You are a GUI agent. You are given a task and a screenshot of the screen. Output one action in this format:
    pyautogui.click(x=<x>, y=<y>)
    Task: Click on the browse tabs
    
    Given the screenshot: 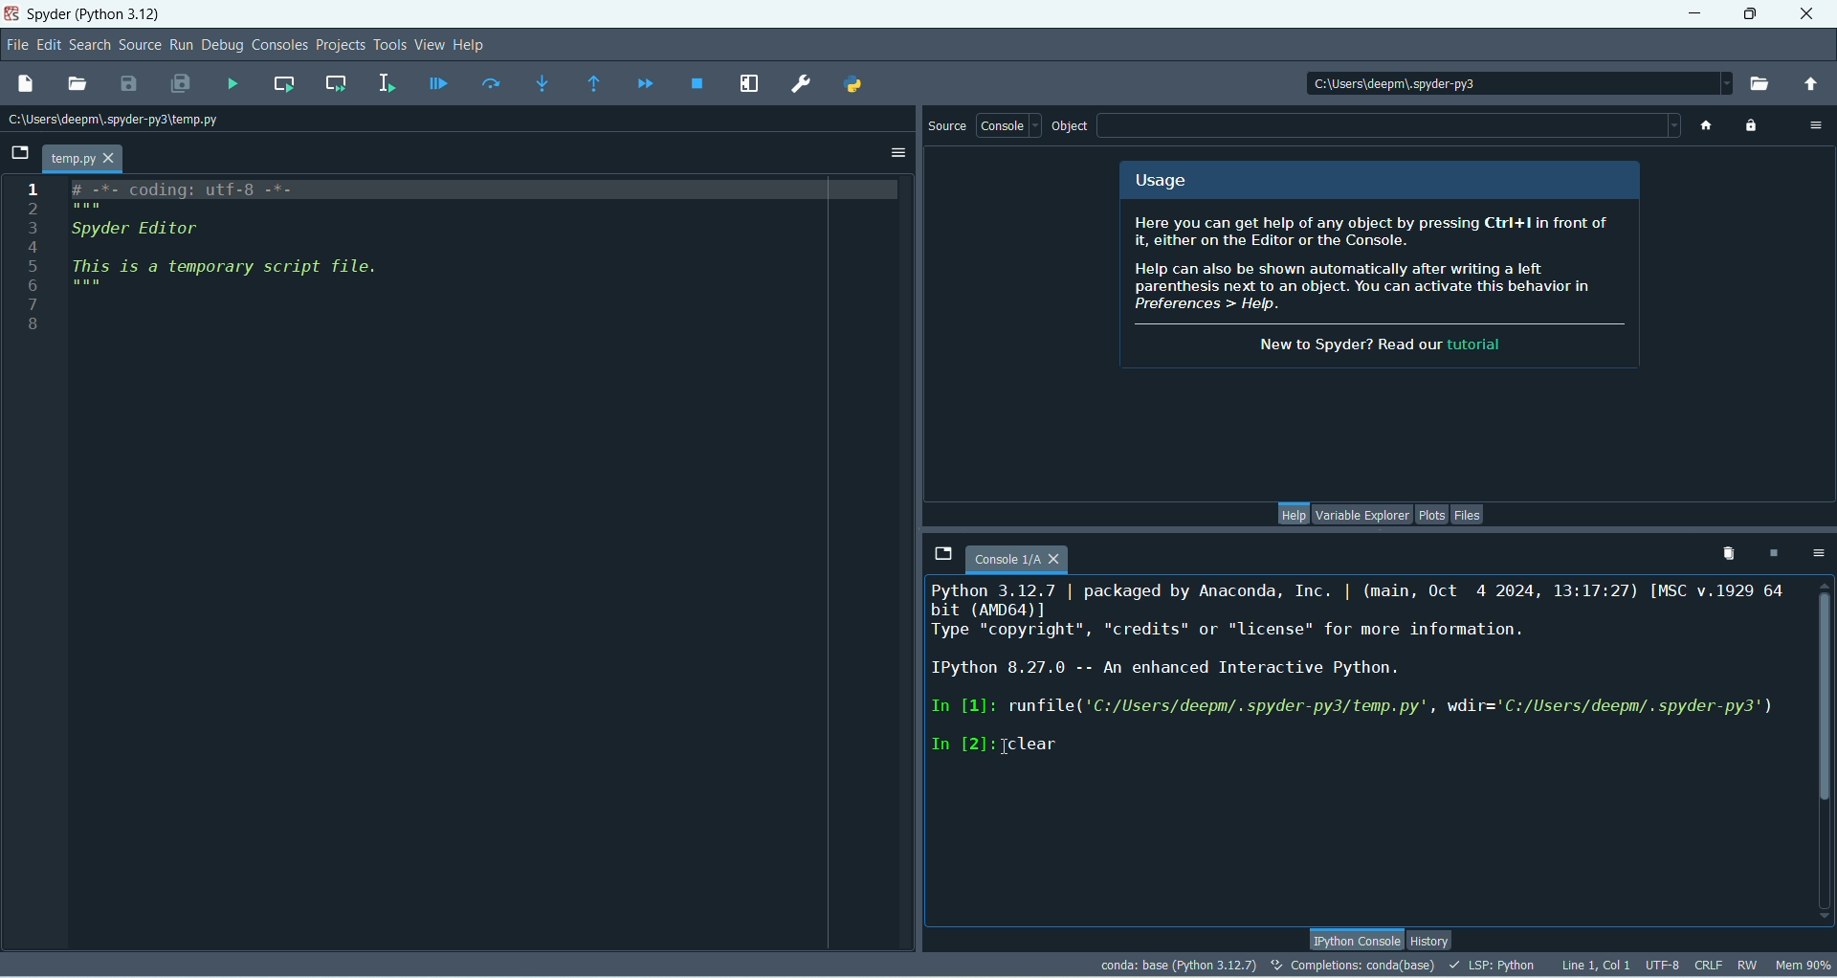 What is the action you would take?
    pyautogui.click(x=944, y=557)
    